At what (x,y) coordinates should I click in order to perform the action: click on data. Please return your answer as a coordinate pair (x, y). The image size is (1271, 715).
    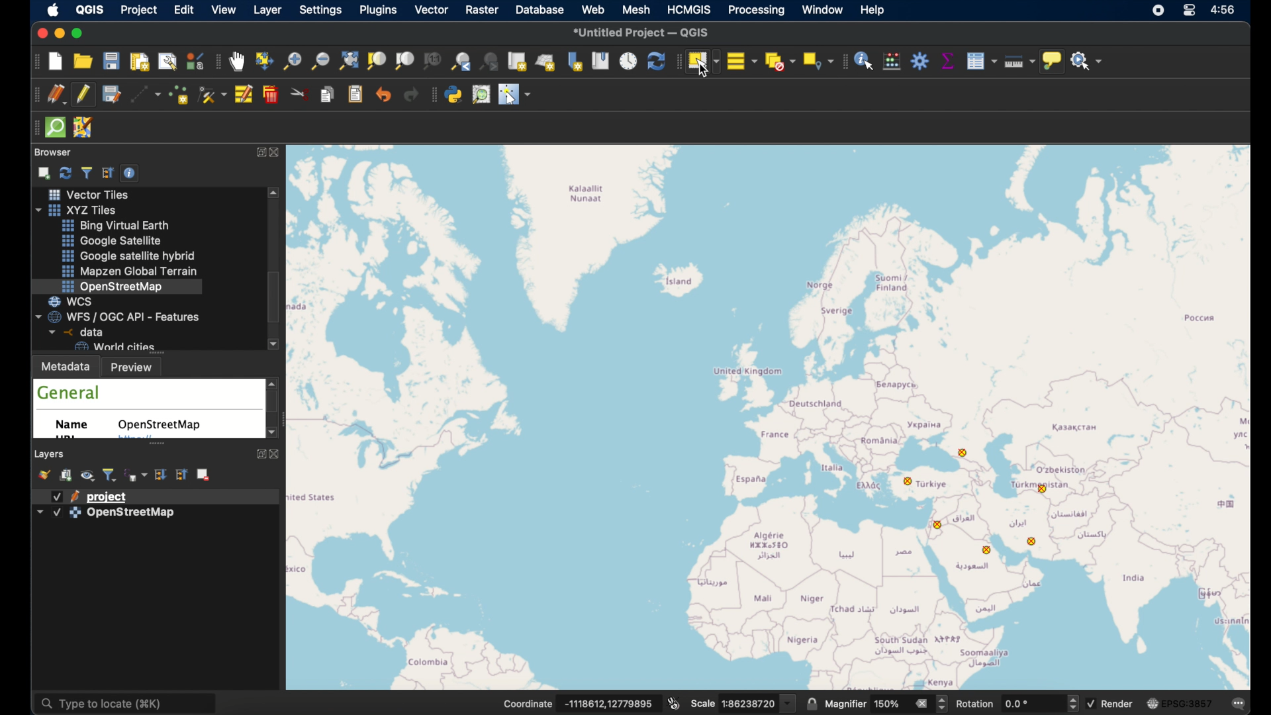
    Looking at the image, I should click on (73, 332).